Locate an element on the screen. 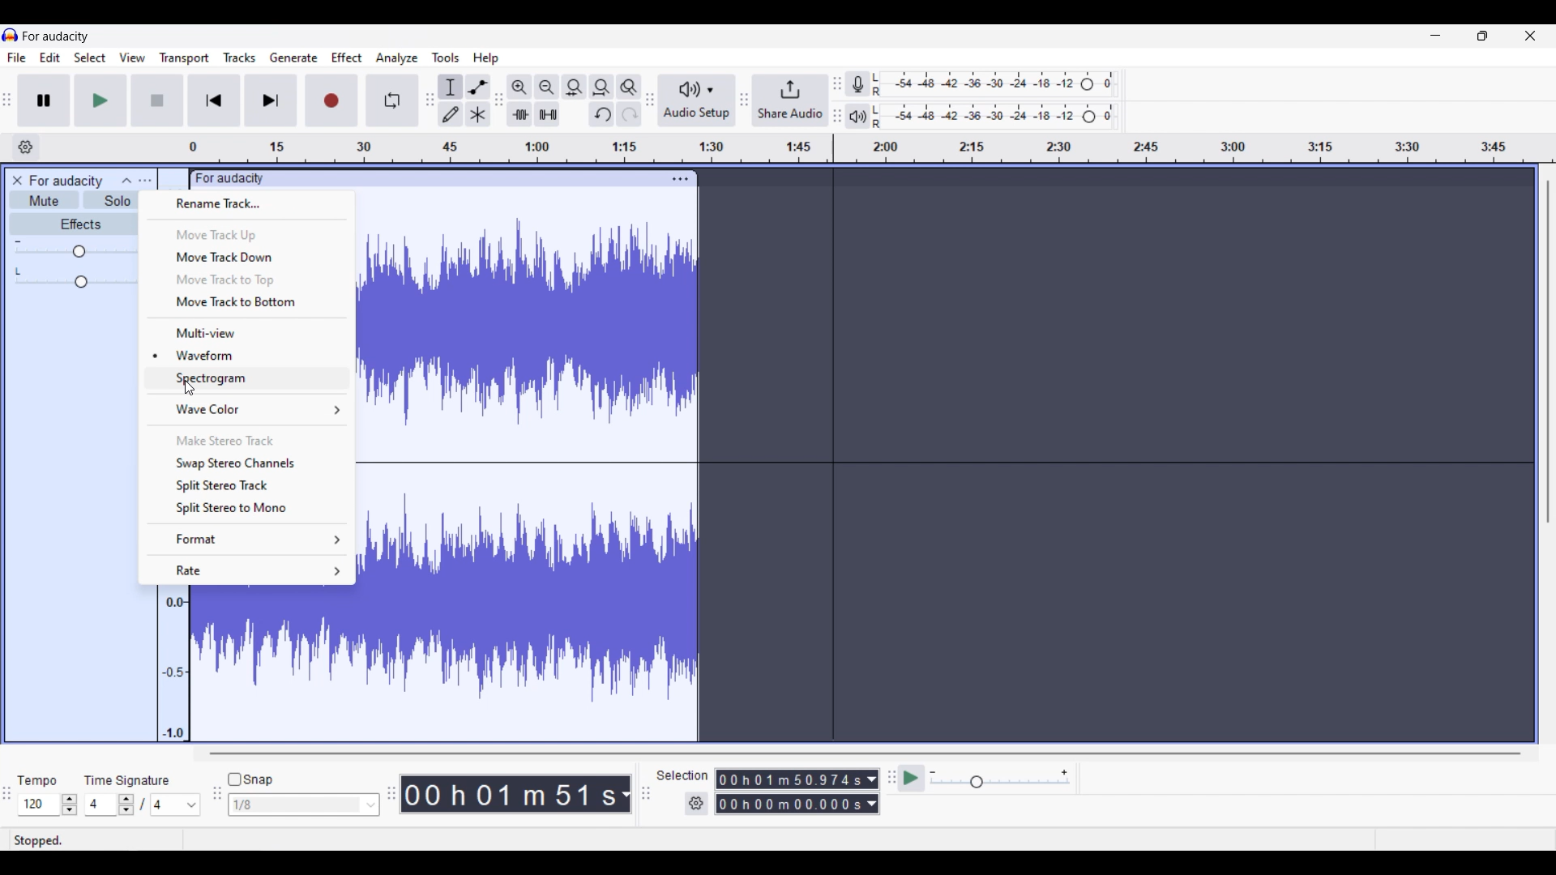 Image resolution: width=1556 pixels, height=875 pixels. Pan slider is located at coordinates (74, 278).